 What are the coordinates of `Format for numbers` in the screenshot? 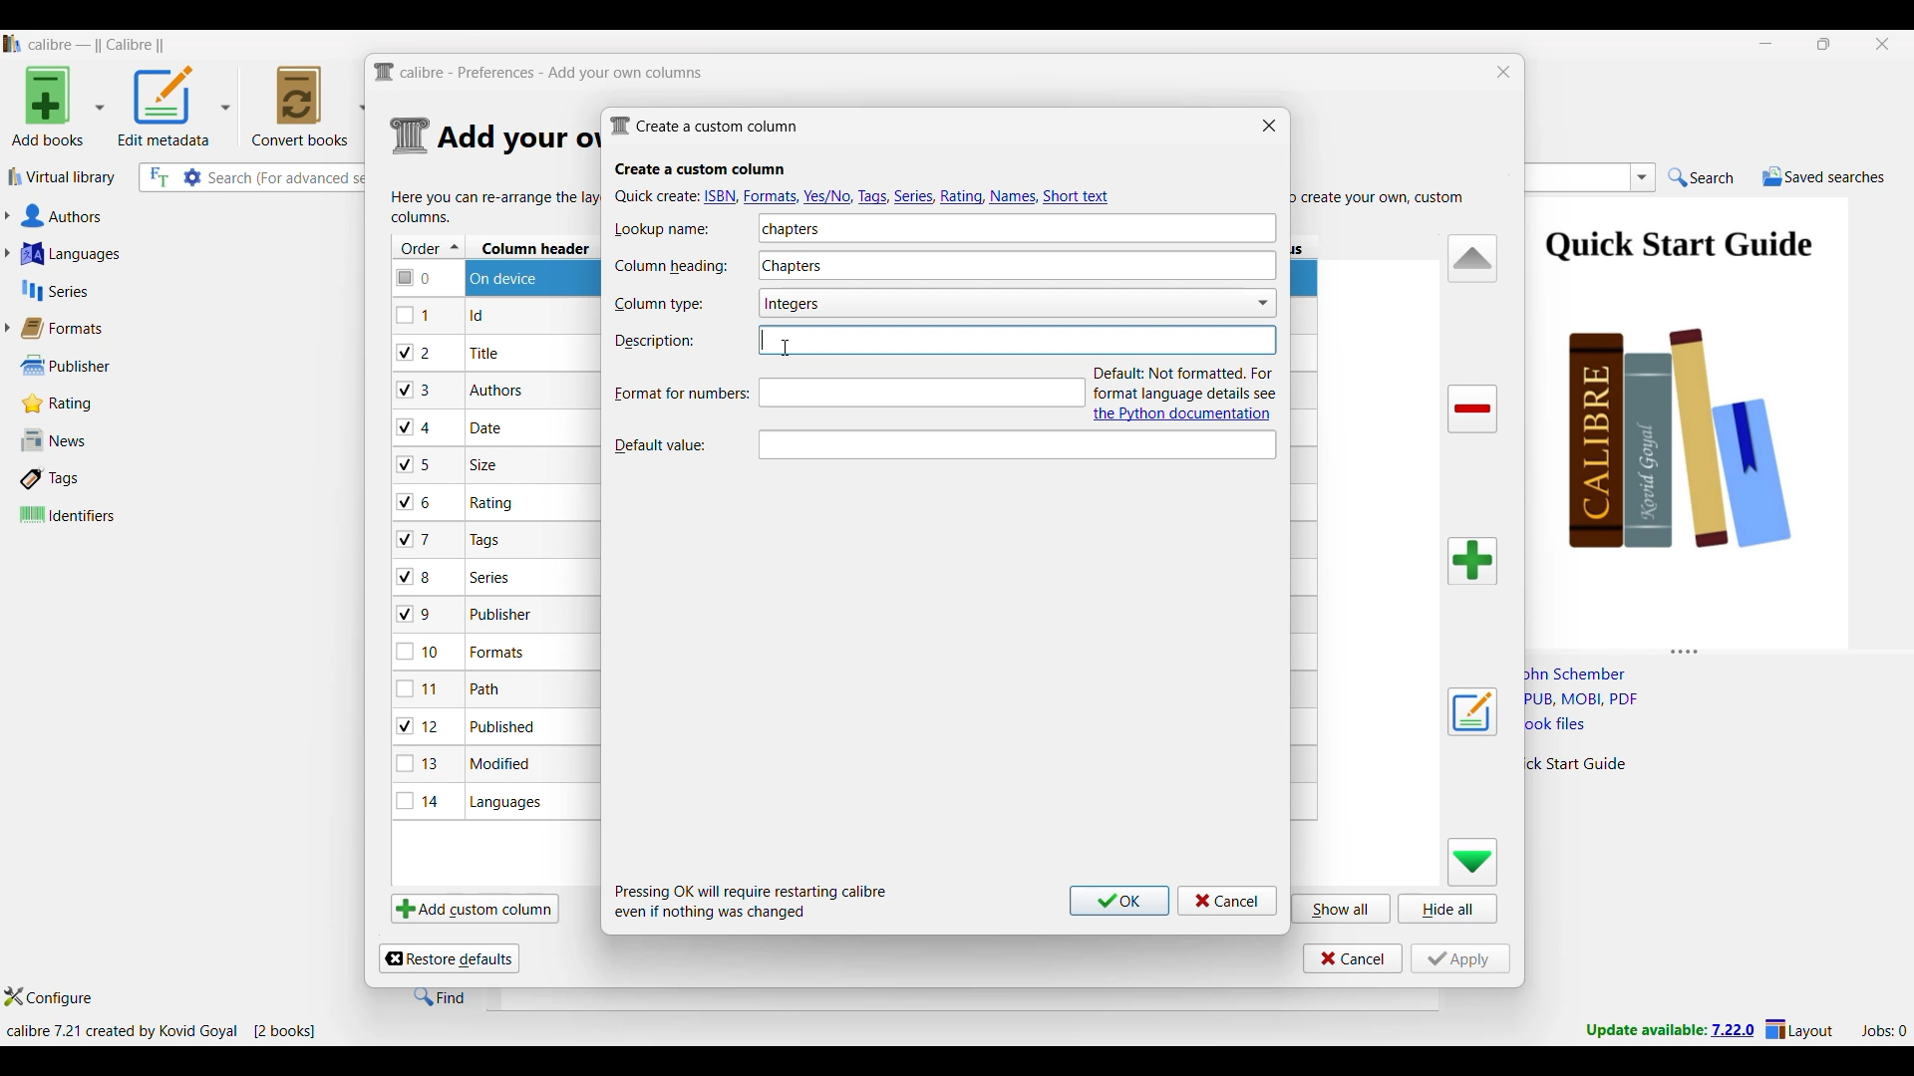 It's located at (674, 394).